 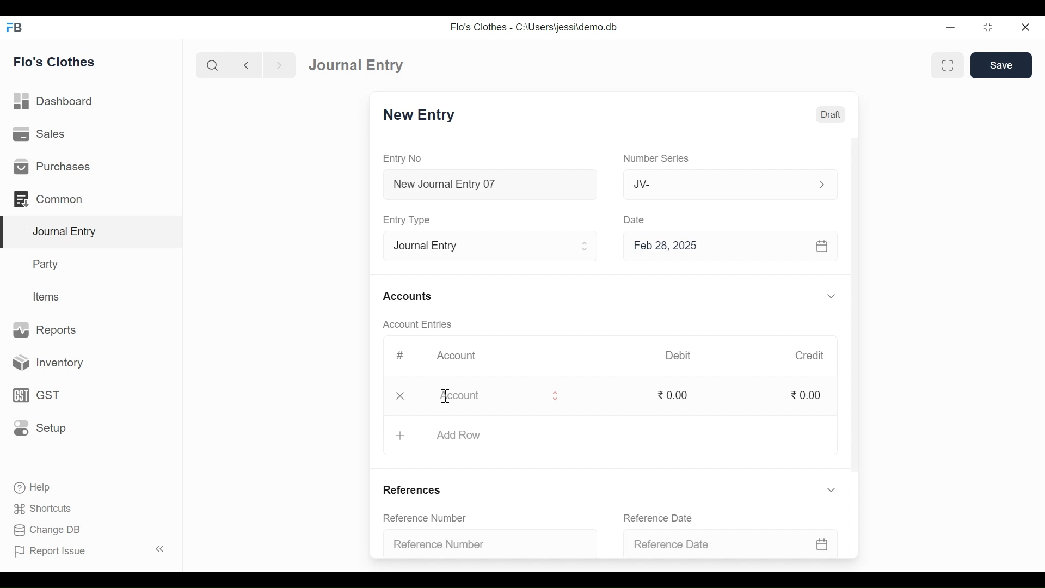 What do you see at coordinates (407, 297) in the screenshot?
I see `Accounts` at bounding box center [407, 297].